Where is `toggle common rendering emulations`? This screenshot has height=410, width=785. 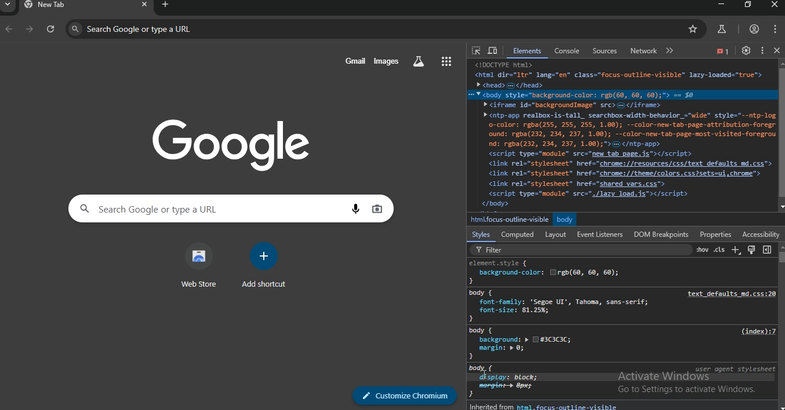 toggle common rendering emulations is located at coordinates (749, 251).